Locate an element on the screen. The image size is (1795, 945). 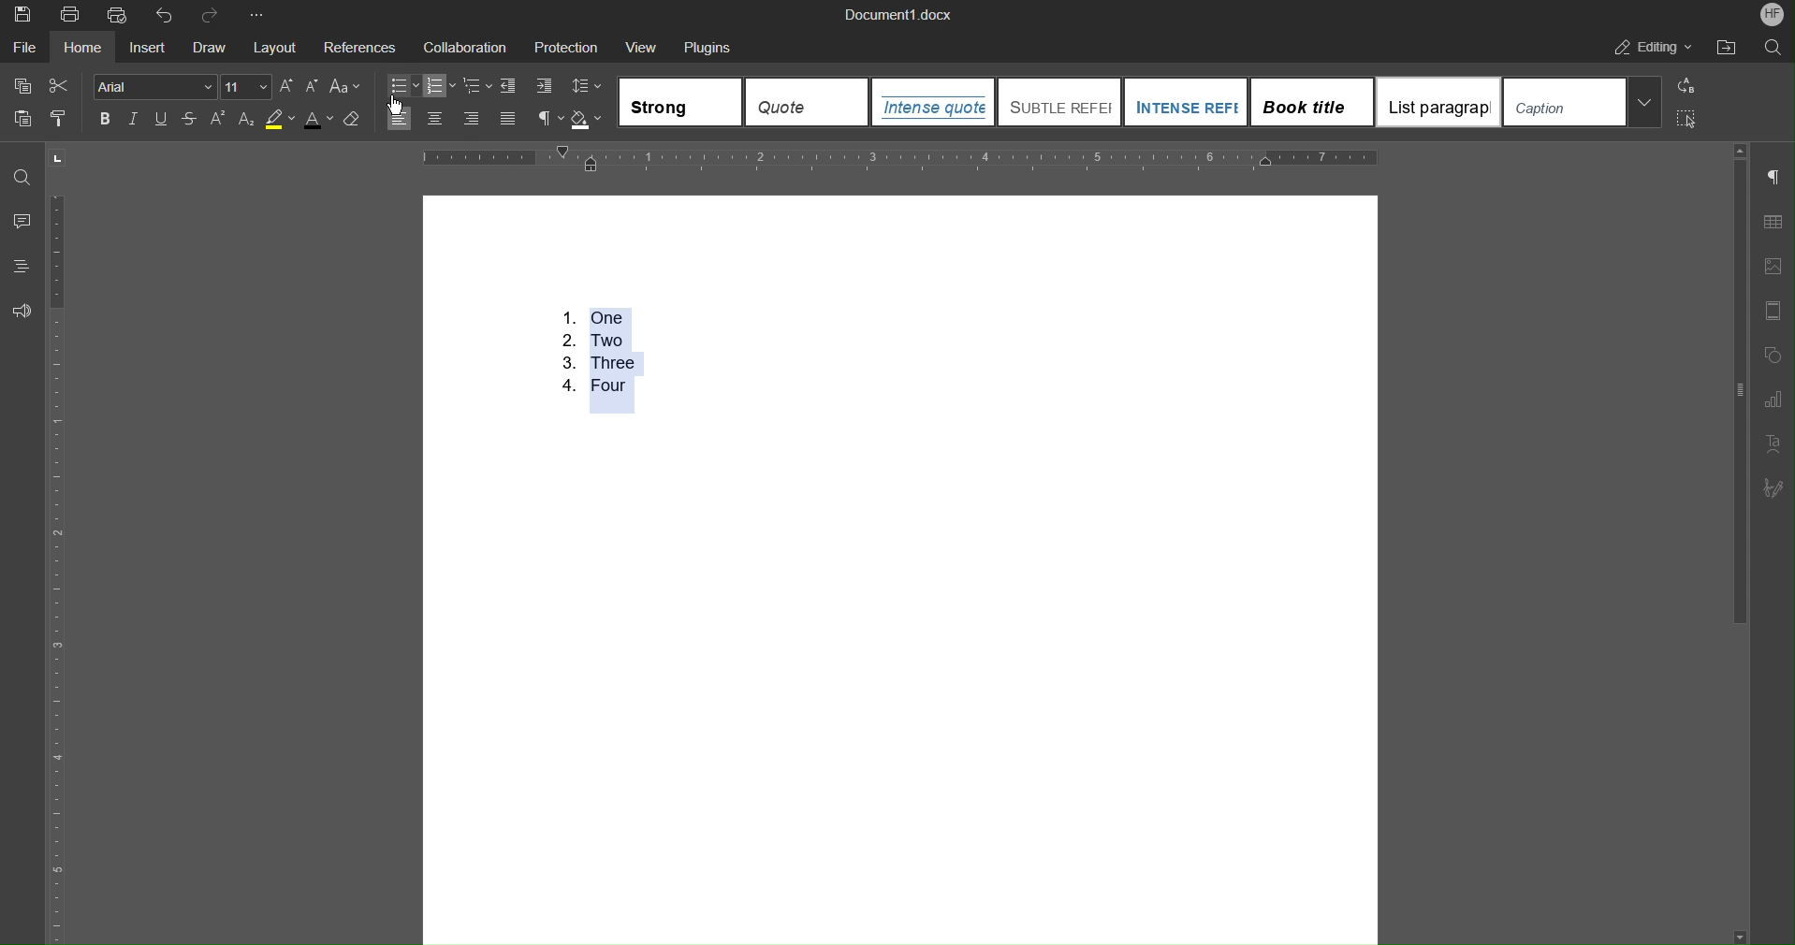
Caption is located at coordinates (1583, 101).